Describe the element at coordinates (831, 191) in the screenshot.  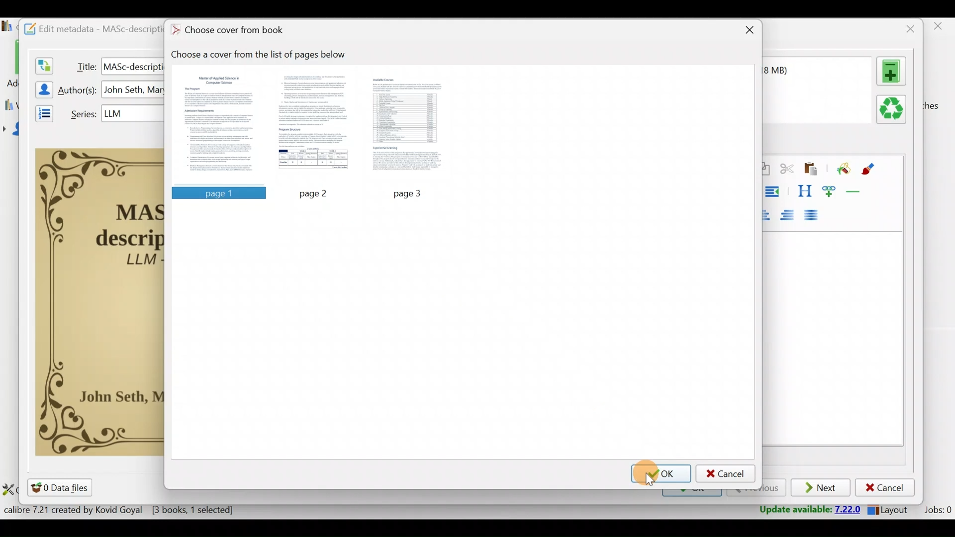
I see `Insert link or image` at that location.